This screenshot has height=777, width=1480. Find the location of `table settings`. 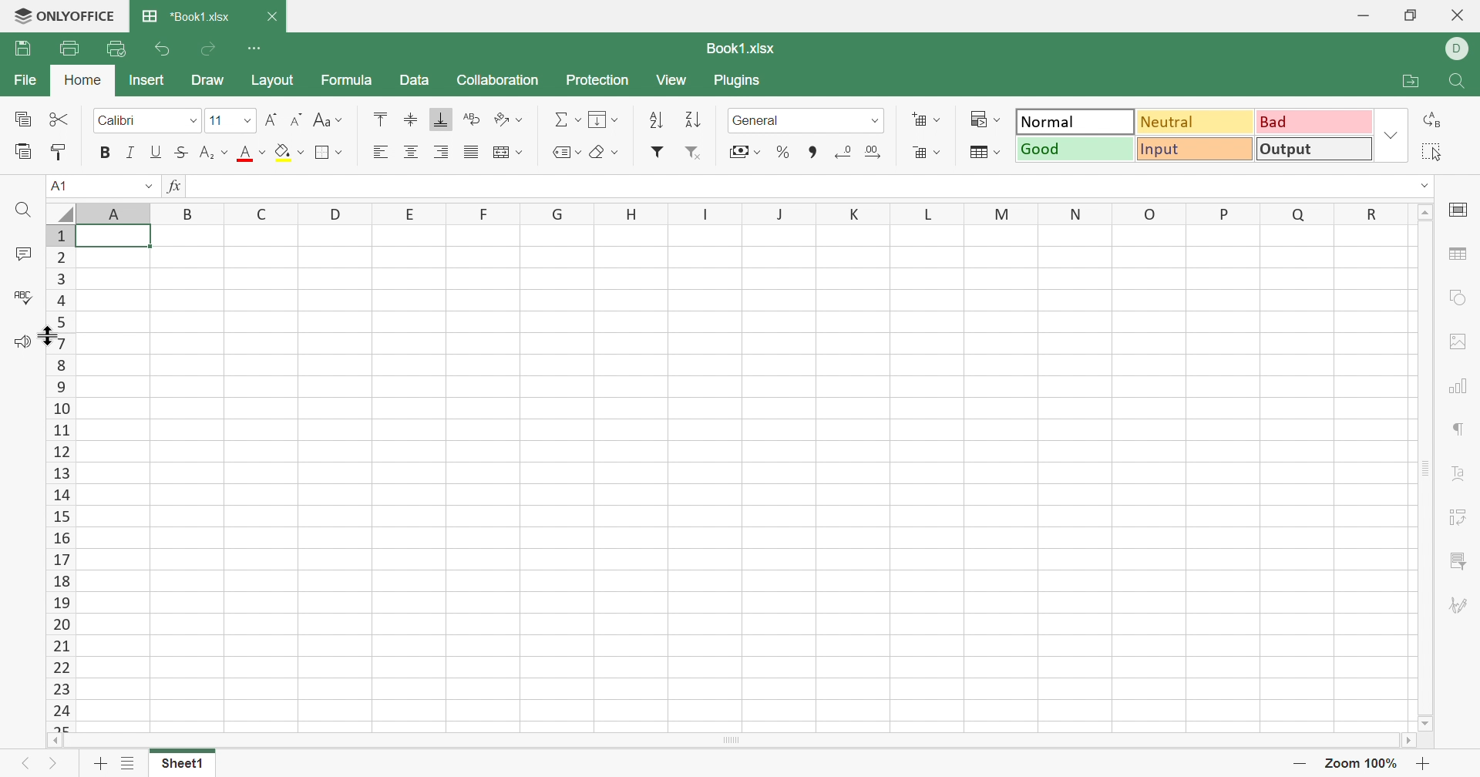

table settings is located at coordinates (1458, 254).